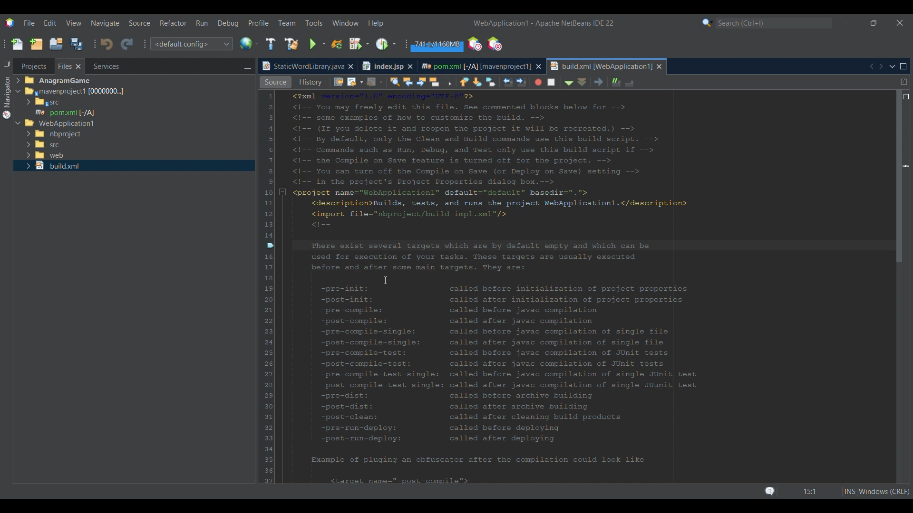 The width and height of the screenshot is (913, 513). What do you see at coordinates (202, 23) in the screenshot?
I see `Run menu` at bounding box center [202, 23].